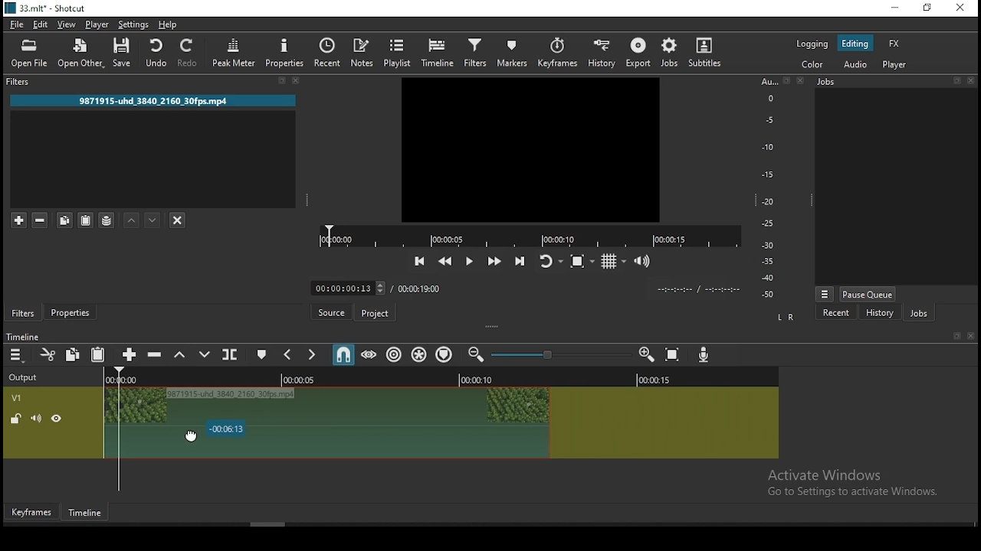  I want to click on close, so click(295, 80).